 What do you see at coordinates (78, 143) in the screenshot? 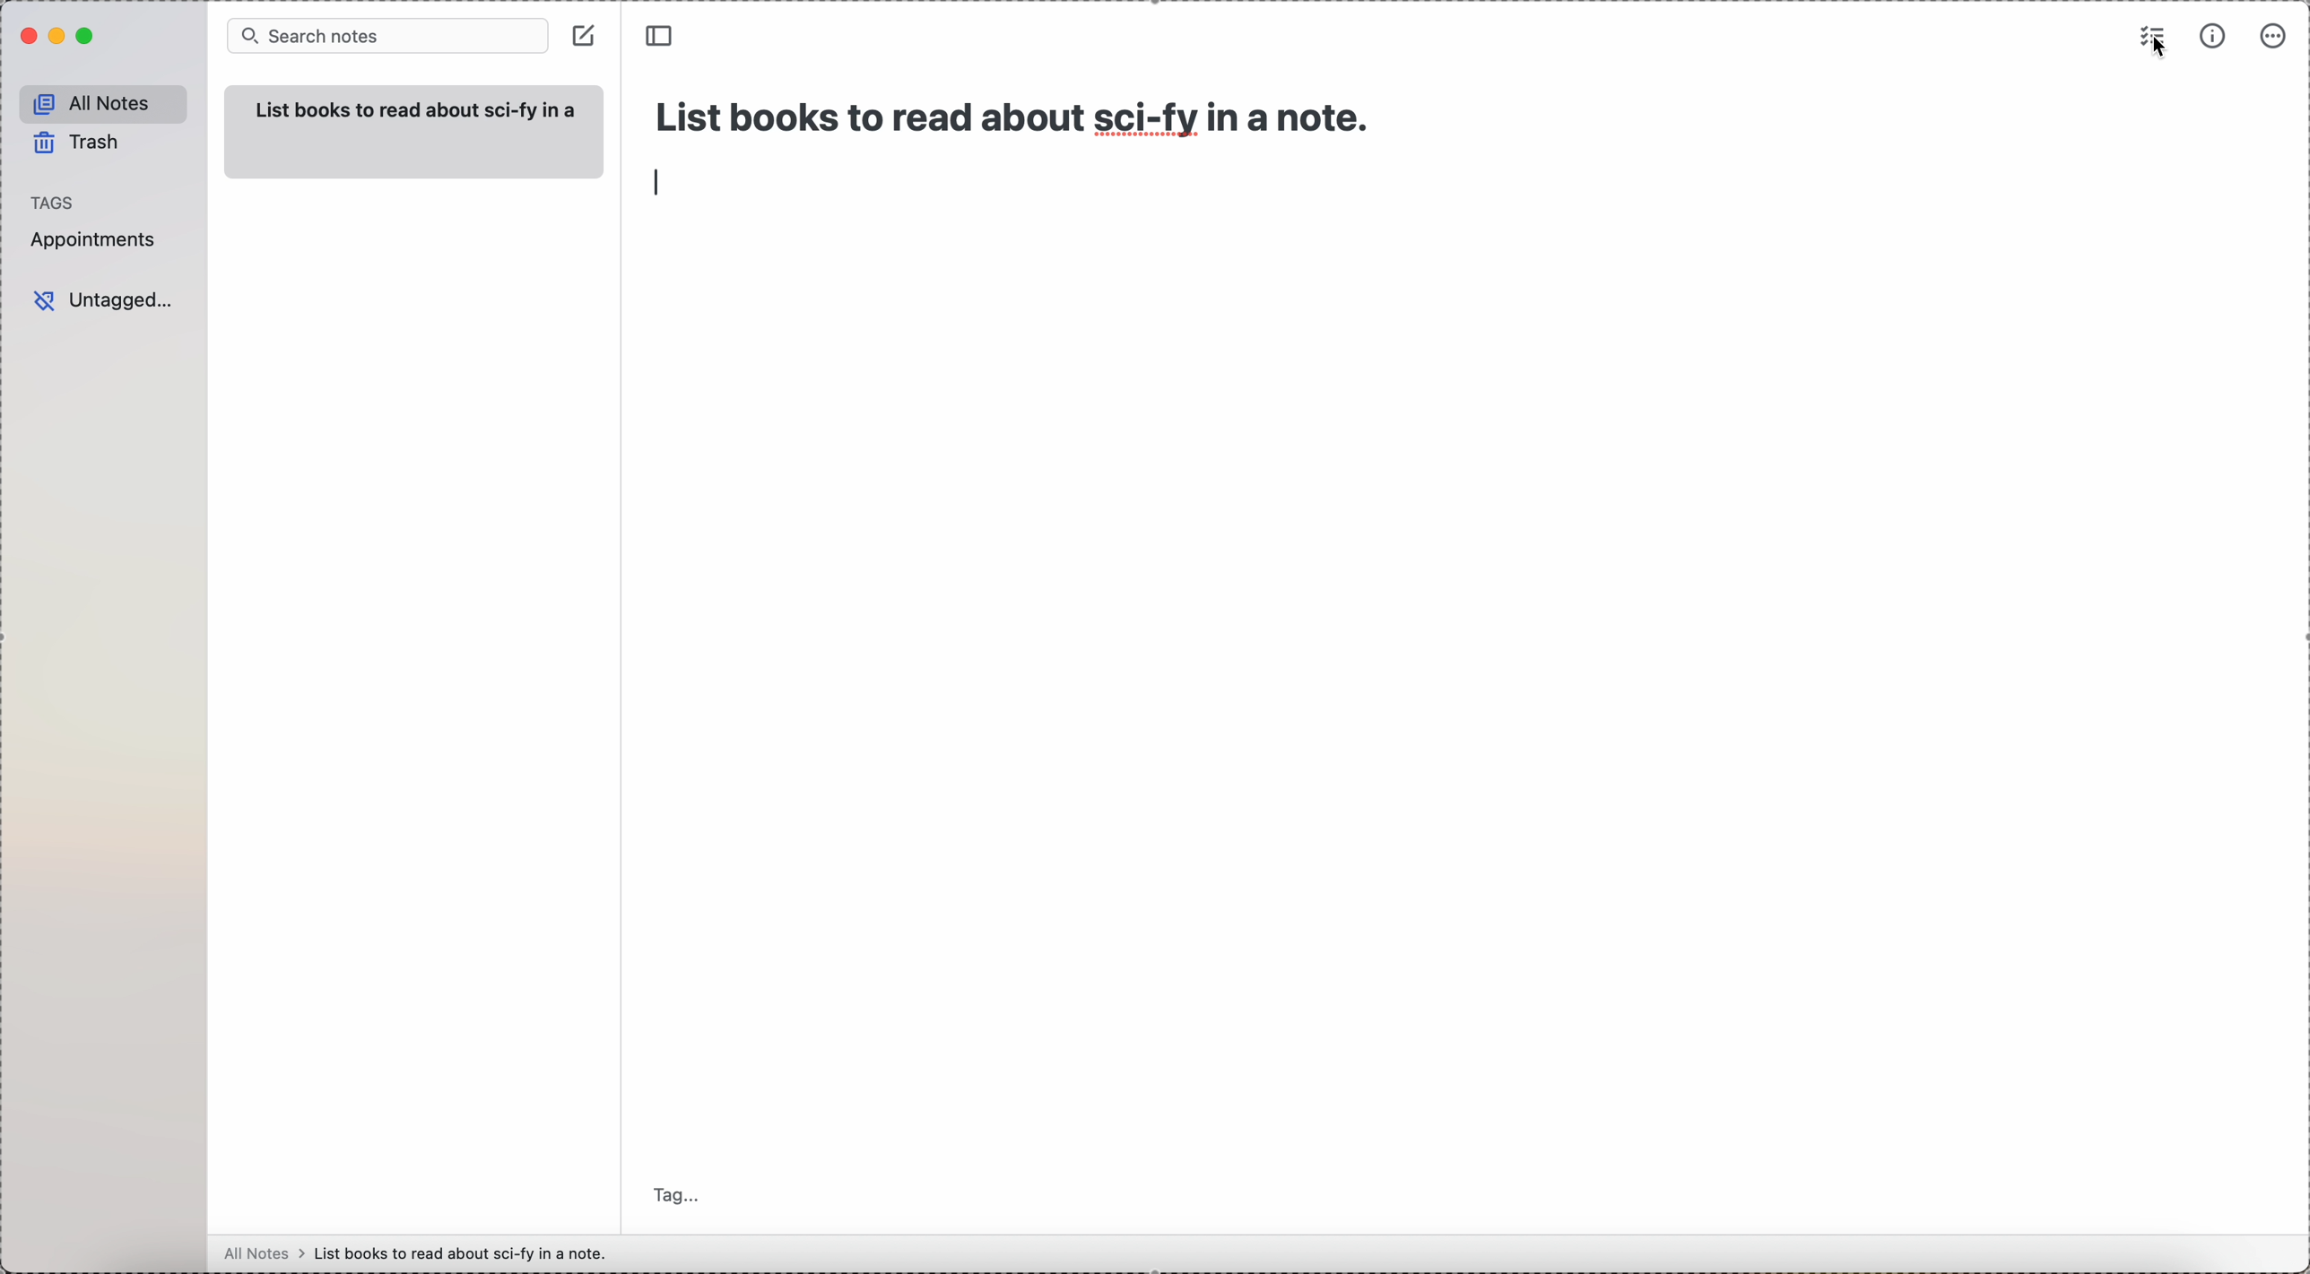
I see `trash` at bounding box center [78, 143].